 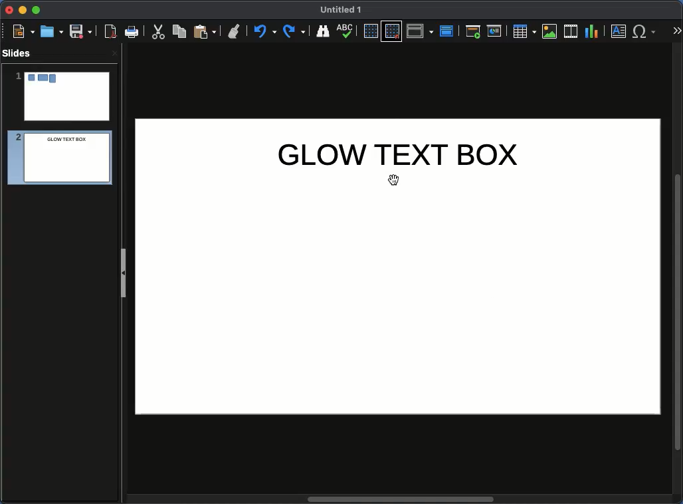 What do you see at coordinates (524, 31) in the screenshot?
I see `Table` at bounding box center [524, 31].